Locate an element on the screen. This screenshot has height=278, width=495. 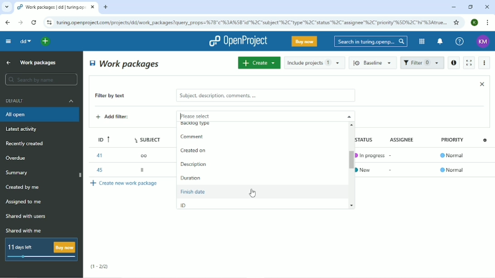
- is located at coordinates (391, 170).